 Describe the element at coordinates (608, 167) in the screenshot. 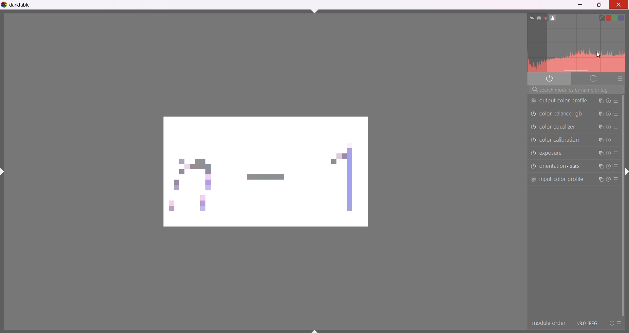

I see `reset parameters` at that location.